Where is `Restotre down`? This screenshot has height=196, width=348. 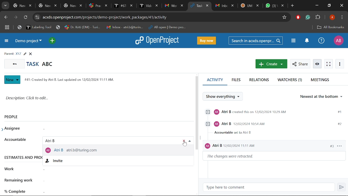
Restotre down is located at coordinates (329, 5).